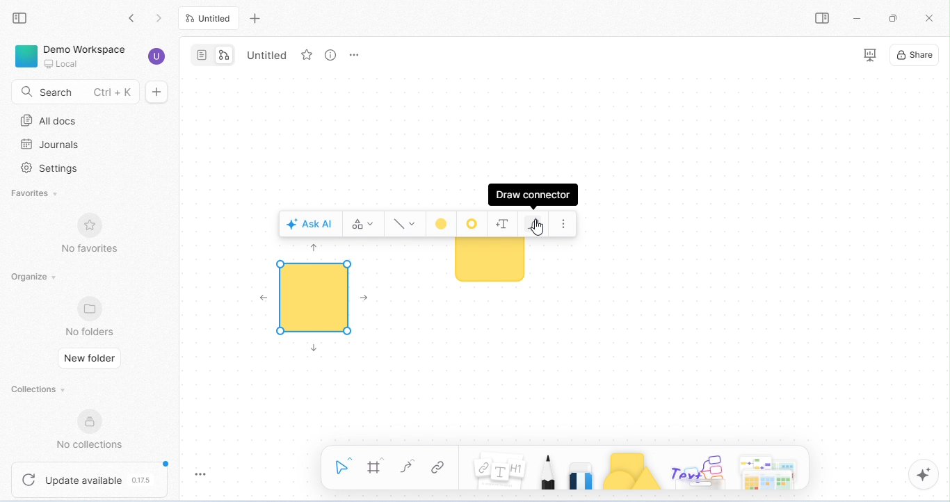 The height and width of the screenshot is (502, 950). I want to click on no folders, so click(92, 316).